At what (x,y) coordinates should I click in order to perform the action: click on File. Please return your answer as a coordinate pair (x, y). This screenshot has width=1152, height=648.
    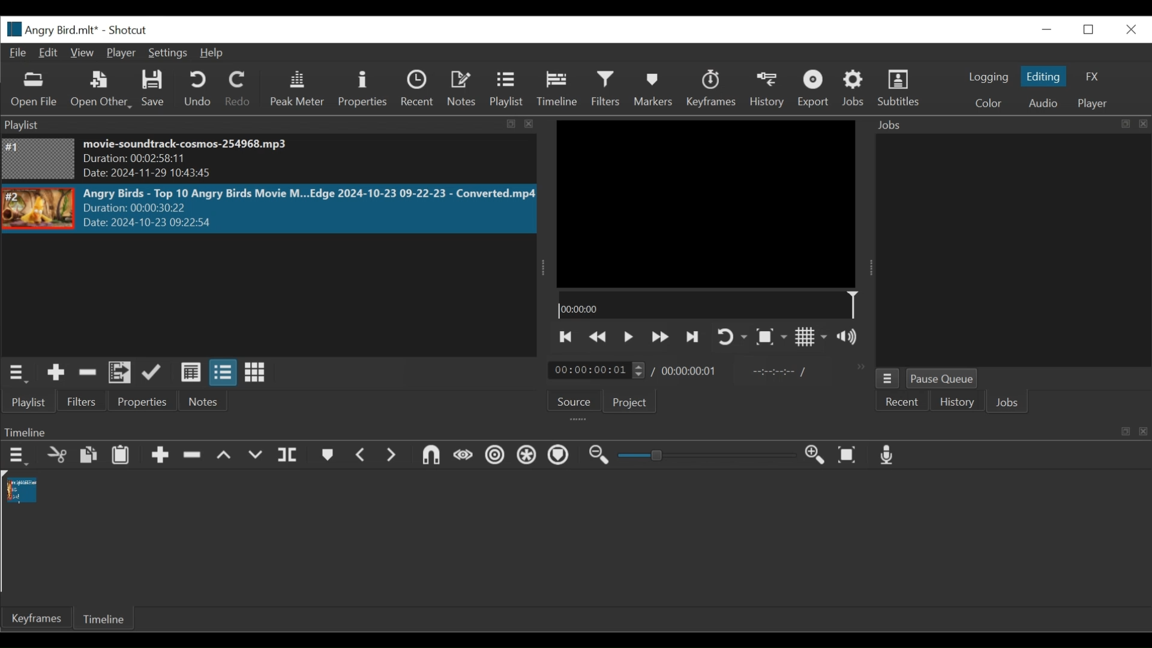
    Looking at the image, I should click on (19, 52).